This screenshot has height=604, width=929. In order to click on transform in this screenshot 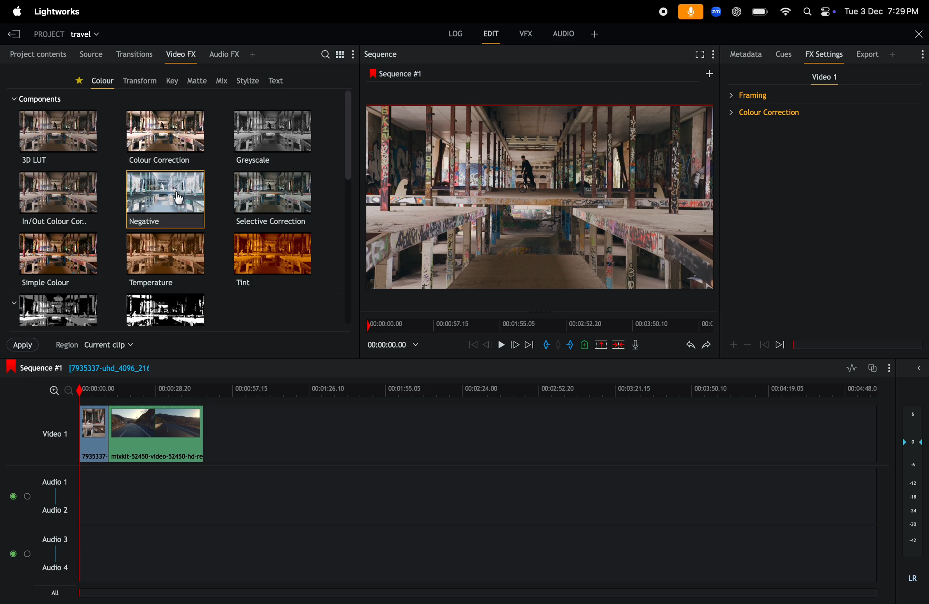, I will do `click(142, 79)`.